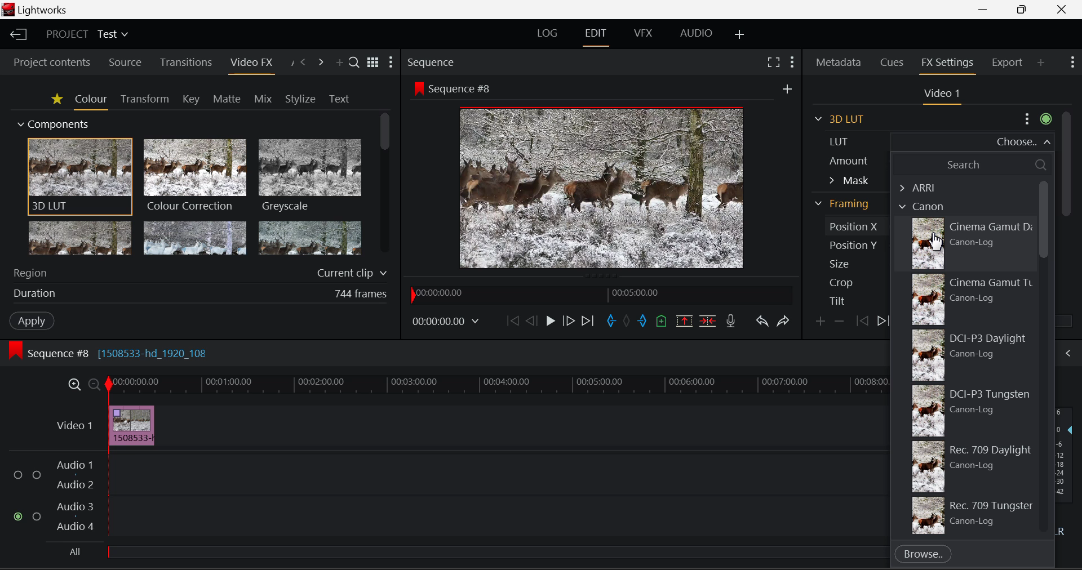 This screenshot has height=570, width=1082. I want to click on Transitions, so click(187, 63).